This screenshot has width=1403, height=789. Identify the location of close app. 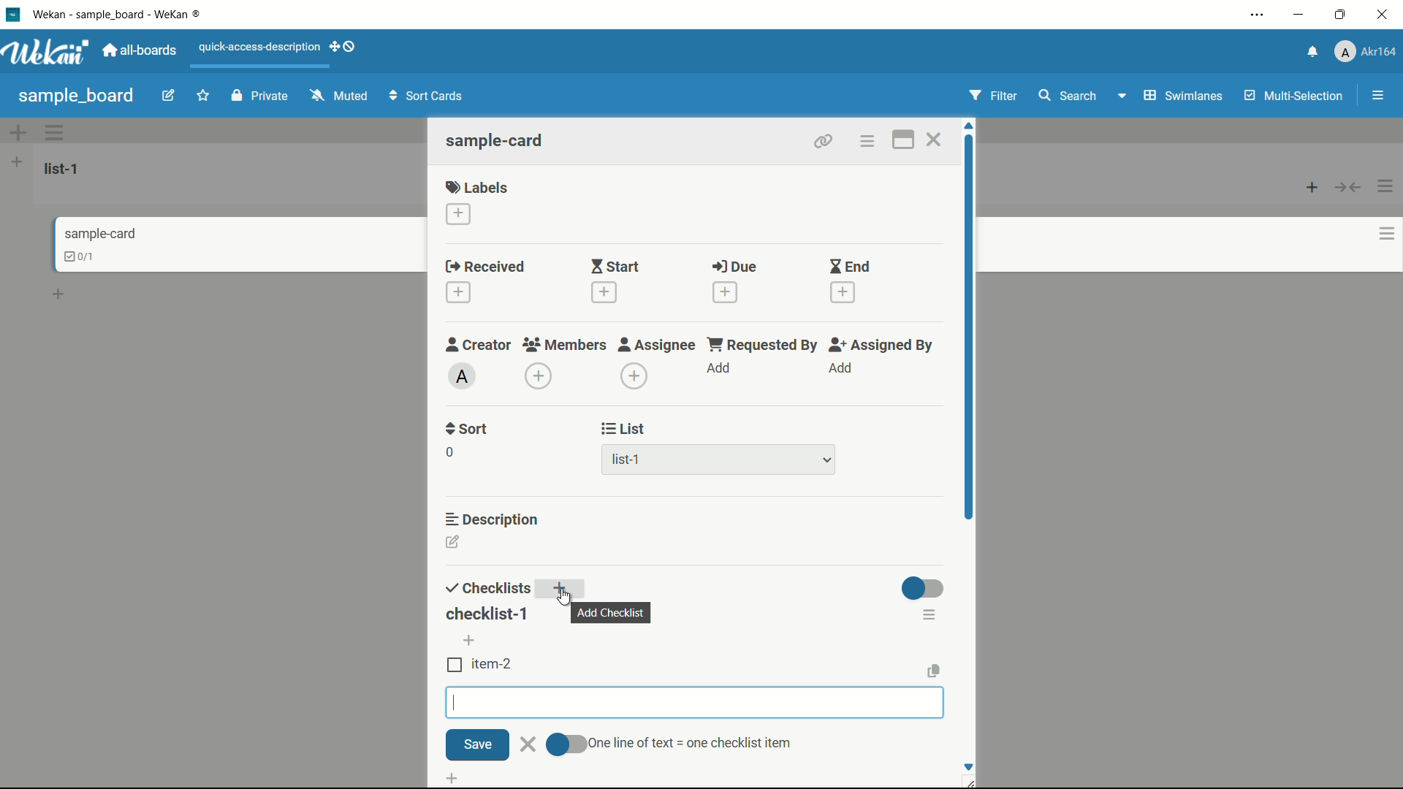
(1385, 15).